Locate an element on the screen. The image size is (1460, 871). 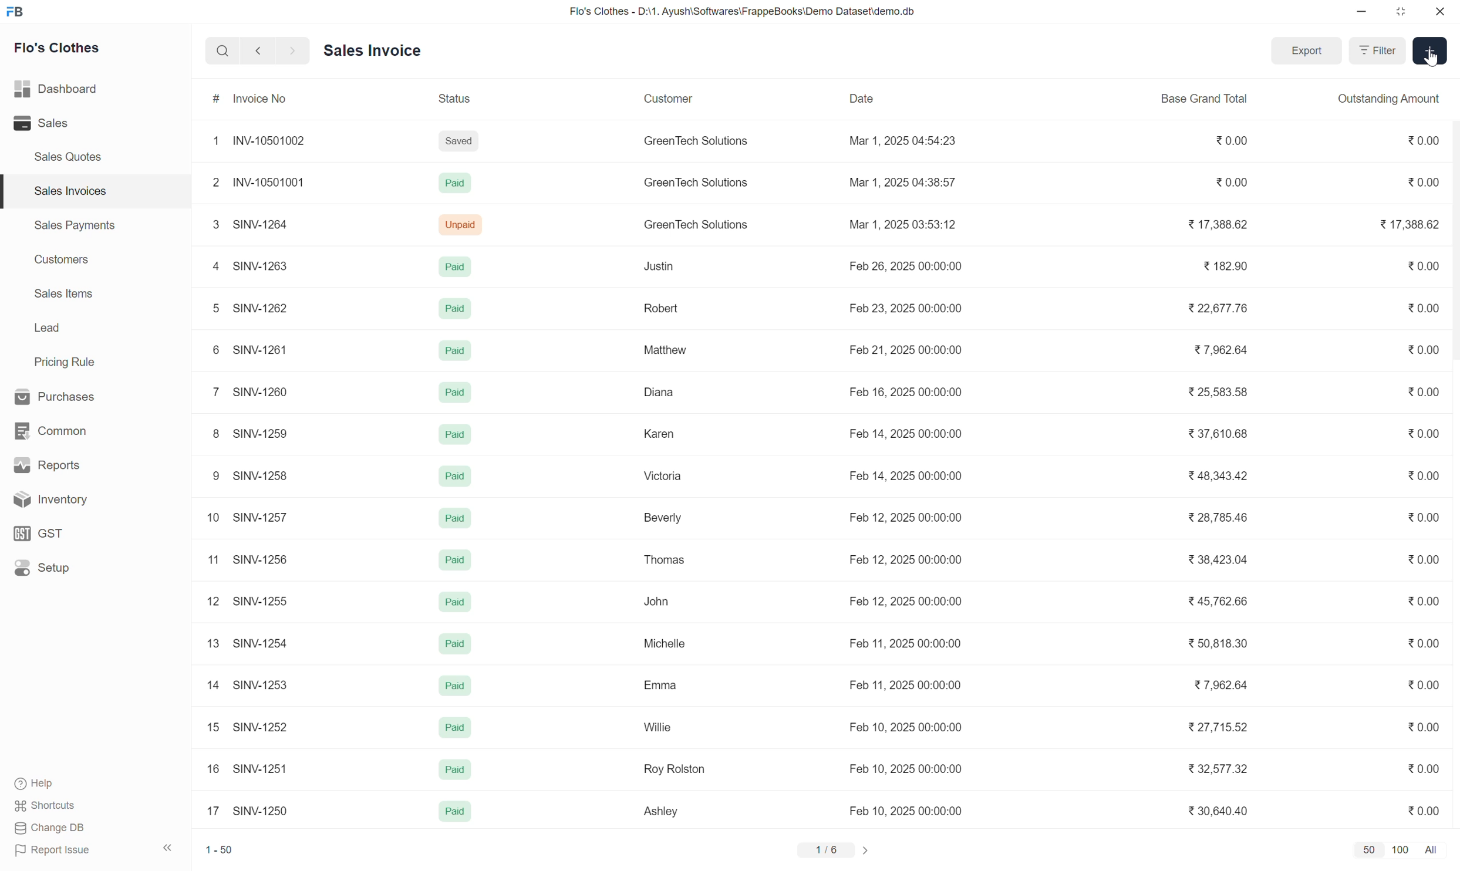
Paid is located at coordinates (449, 687).